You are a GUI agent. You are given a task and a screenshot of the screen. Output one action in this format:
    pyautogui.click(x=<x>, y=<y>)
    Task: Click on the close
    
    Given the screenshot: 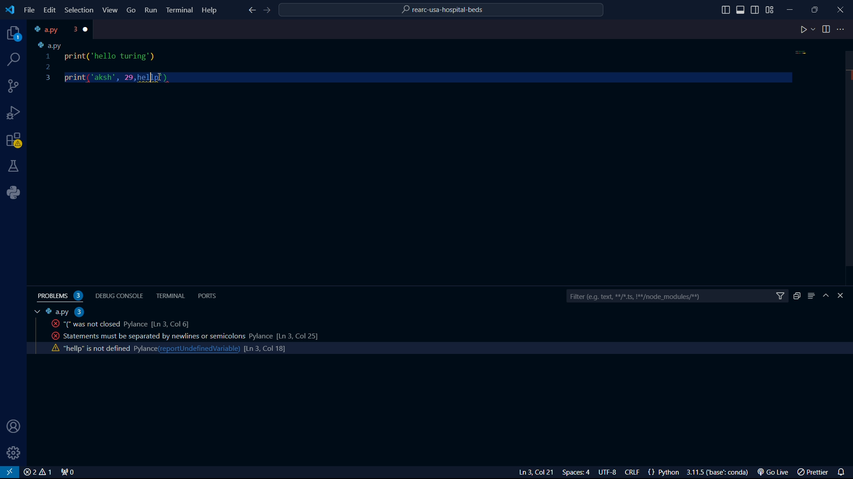 What is the action you would take?
    pyautogui.click(x=88, y=29)
    